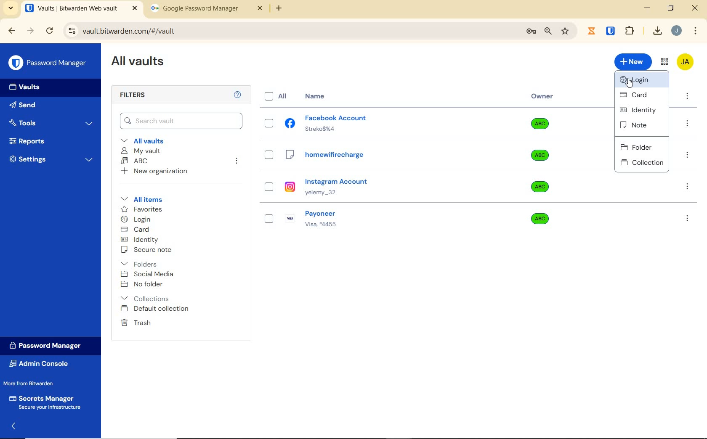 Image resolution: width=707 pixels, height=439 pixels. What do you see at coordinates (270, 157) in the screenshot?
I see `check box` at bounding box center [270, 157].